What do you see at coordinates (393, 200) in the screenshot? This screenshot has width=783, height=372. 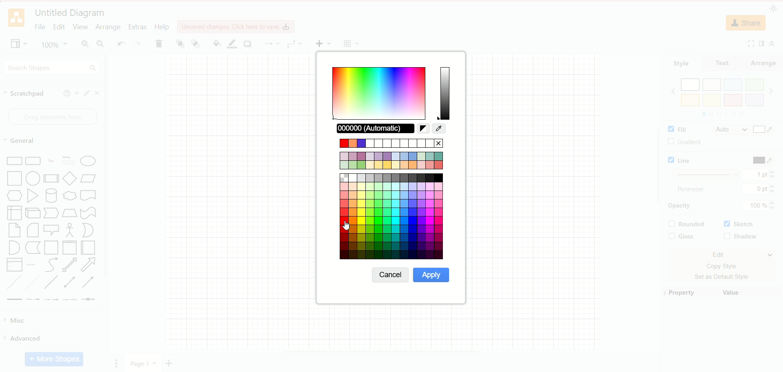 I see `color pallete` at bounding box center [393, 200].